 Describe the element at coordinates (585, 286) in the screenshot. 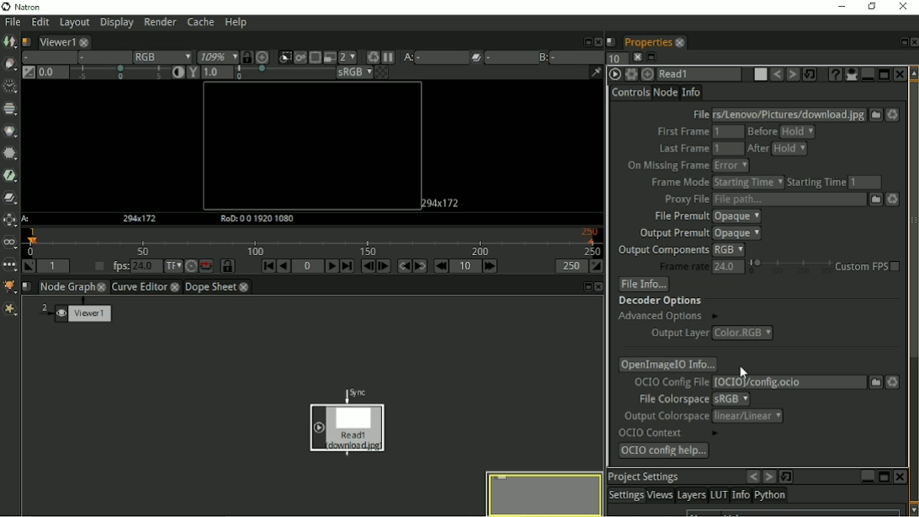

I see `minimize` at that location.